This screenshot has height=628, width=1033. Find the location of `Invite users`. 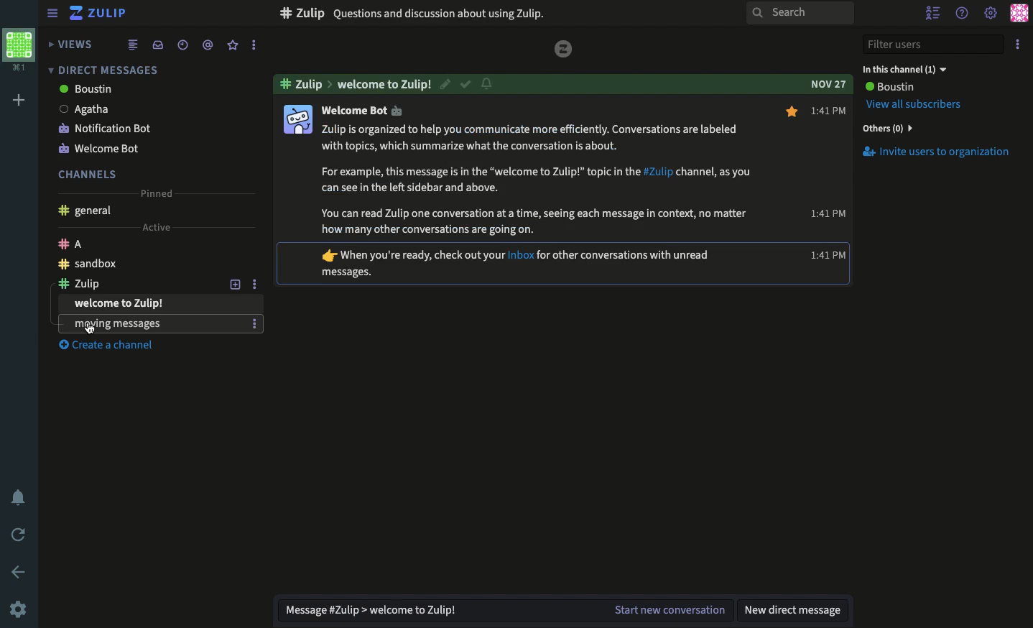

Invite users is located at coordinates (935, 152).